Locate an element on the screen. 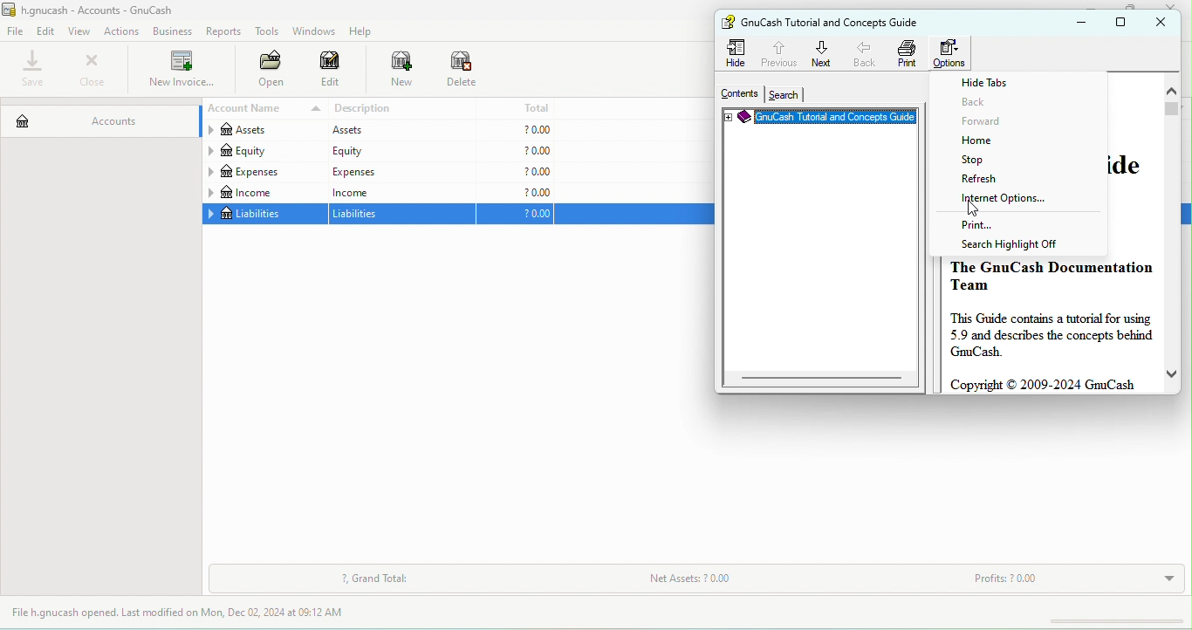 The width and height of the screenshot is (1192, 630). ?0.00 is located at coordinates (515, 192).